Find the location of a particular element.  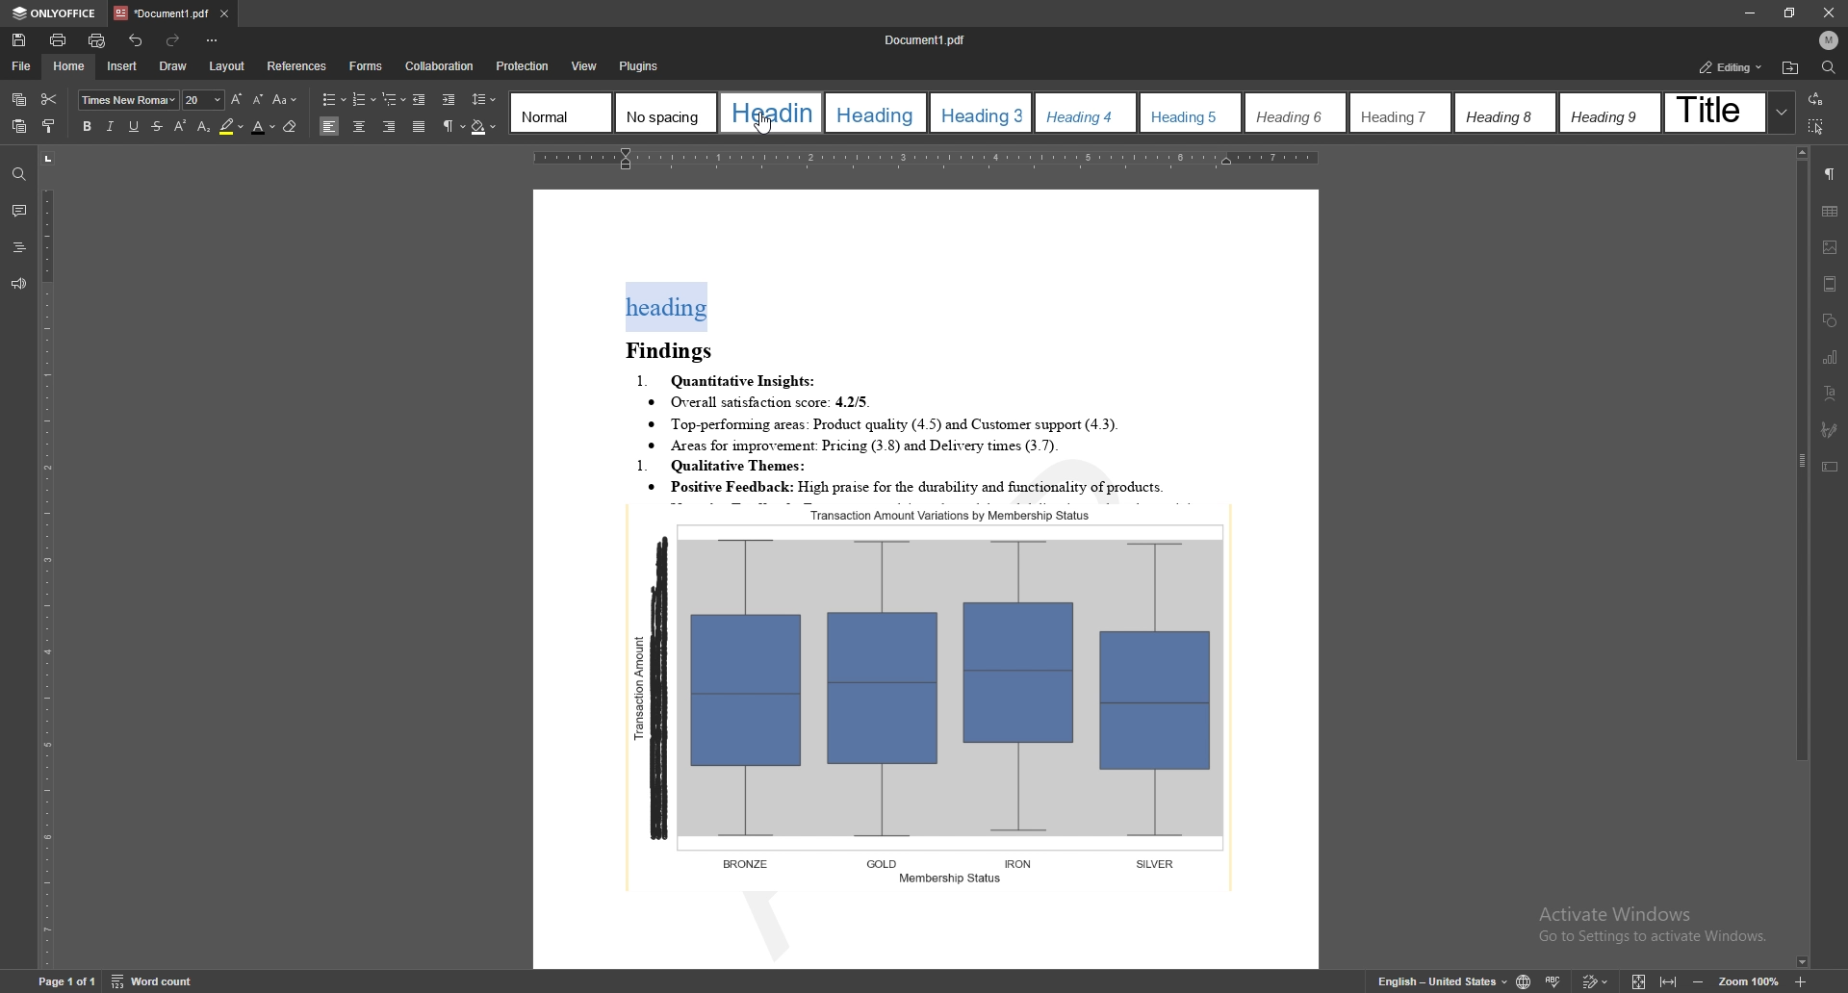

references is located at coordinates (296, 65).